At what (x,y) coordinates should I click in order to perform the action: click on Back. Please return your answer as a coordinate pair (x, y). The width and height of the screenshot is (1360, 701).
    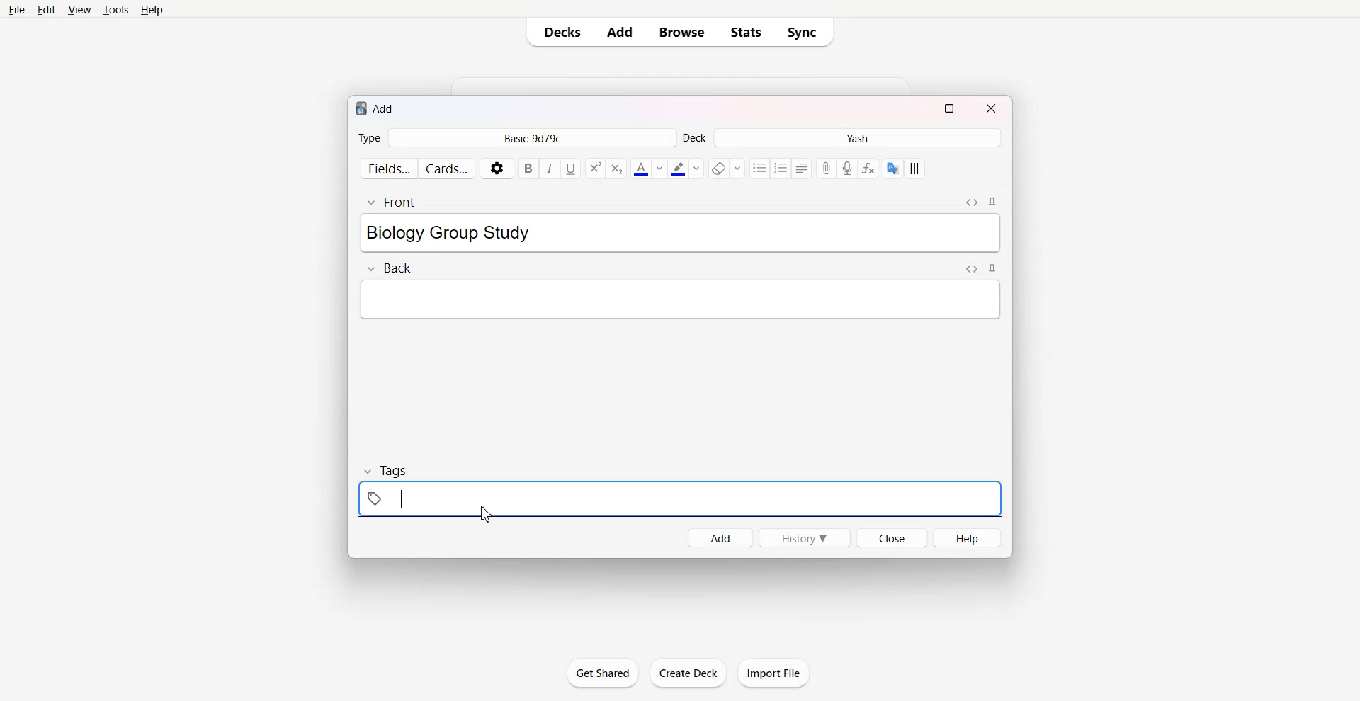
    Looking at the image, I should click on (389, 268).